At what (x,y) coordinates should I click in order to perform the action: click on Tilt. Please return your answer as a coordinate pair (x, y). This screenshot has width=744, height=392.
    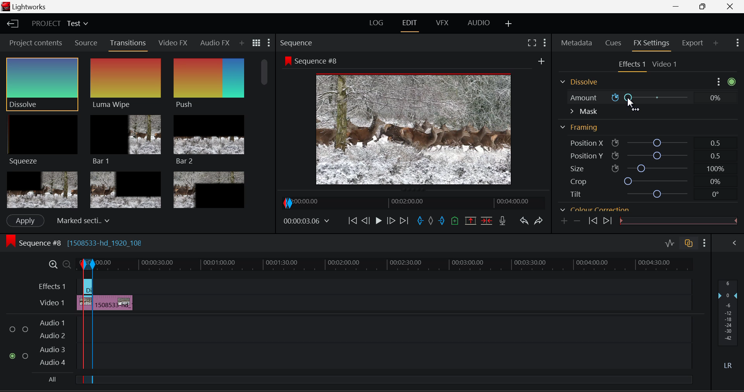
    Looking at the image, I should click on (641, 194).